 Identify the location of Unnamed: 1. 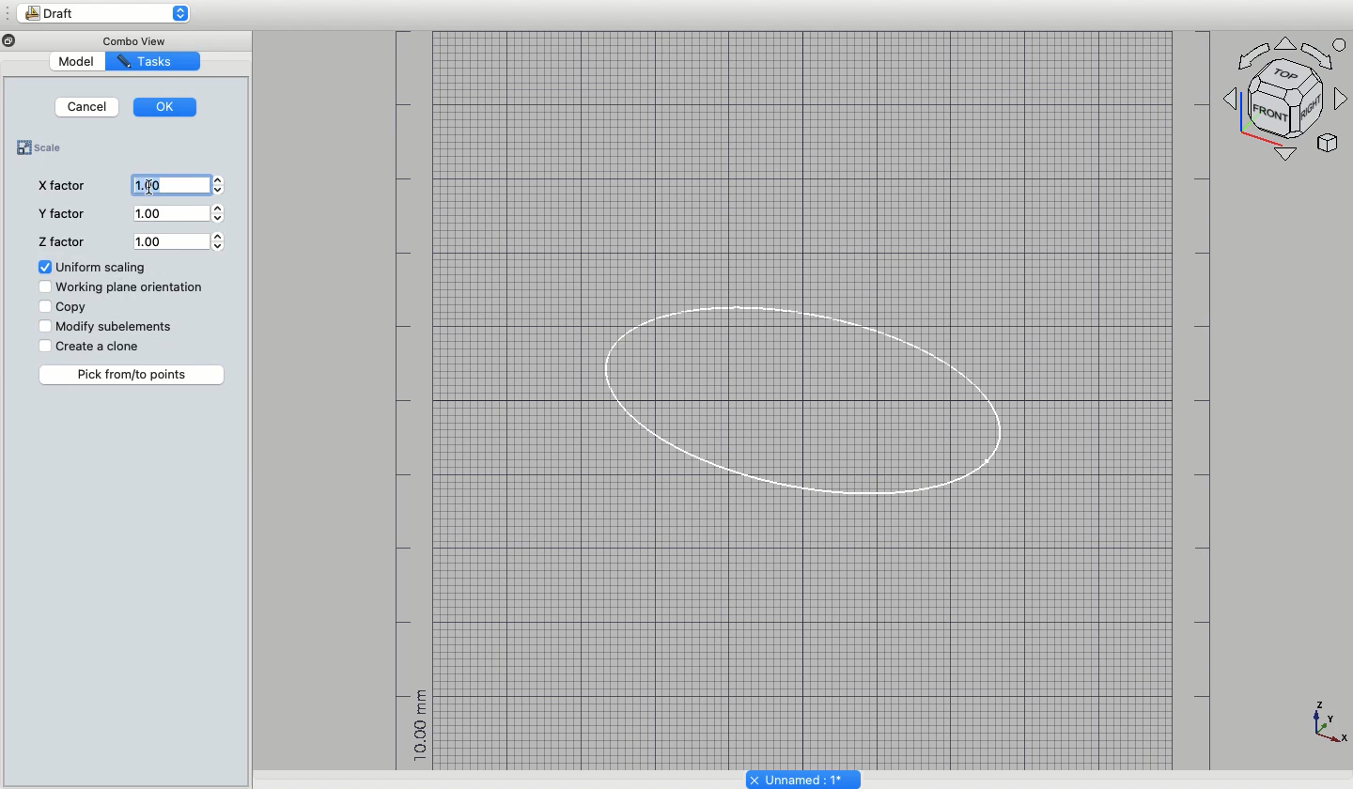
(804, 778).